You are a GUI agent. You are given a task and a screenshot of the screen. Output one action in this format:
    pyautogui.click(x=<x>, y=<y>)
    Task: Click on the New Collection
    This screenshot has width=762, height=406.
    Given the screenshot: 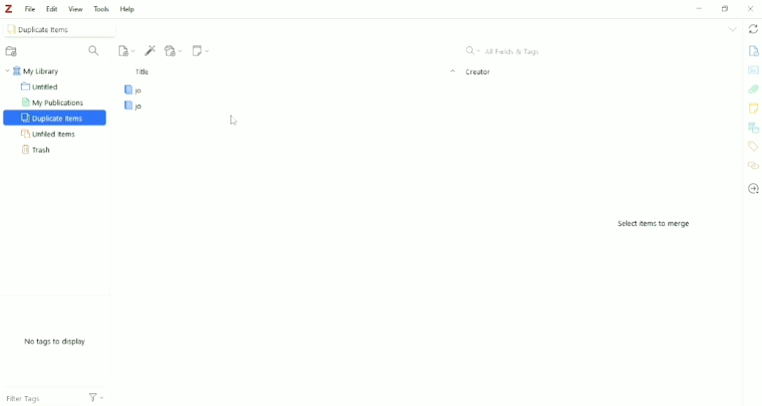 What is the action you would take?
    pyautogui.click(x=13, y=52)
    